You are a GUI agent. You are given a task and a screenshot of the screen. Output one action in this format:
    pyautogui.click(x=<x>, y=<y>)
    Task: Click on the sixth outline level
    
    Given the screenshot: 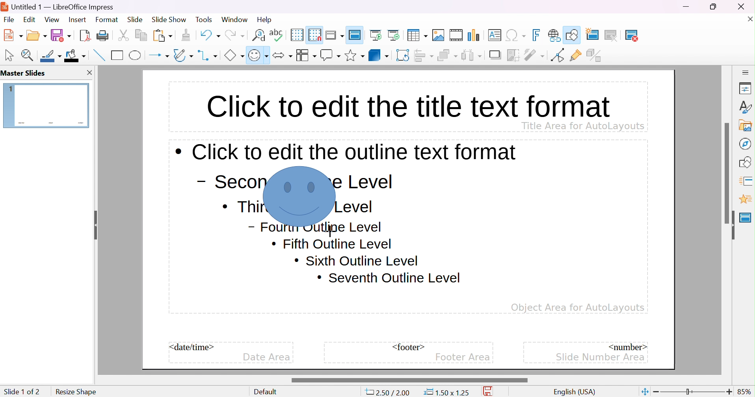 What is the action you would take?
    pyautogui.click(x=332, y=244)
    